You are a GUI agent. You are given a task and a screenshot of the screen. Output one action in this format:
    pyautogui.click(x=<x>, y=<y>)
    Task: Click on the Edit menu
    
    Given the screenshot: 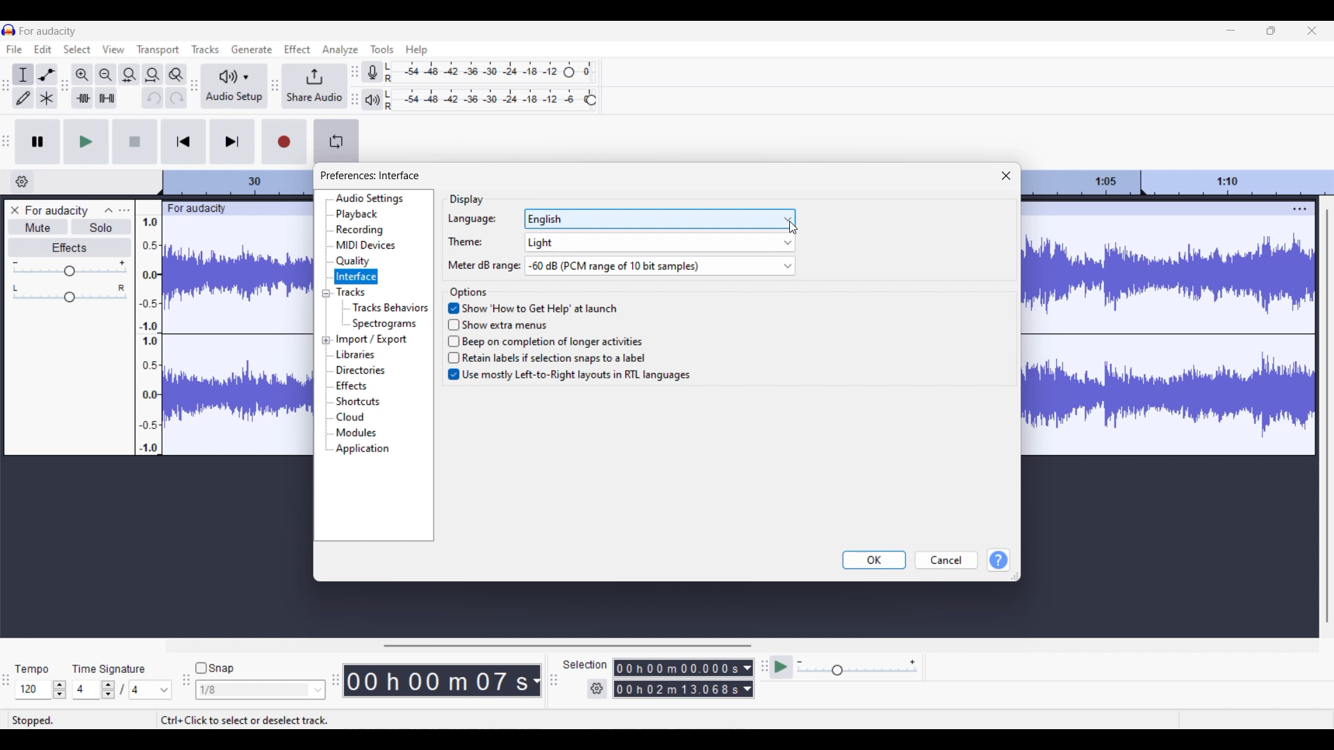 What is the action you would take?
    pyautogui.click(x=42, y=49)
    